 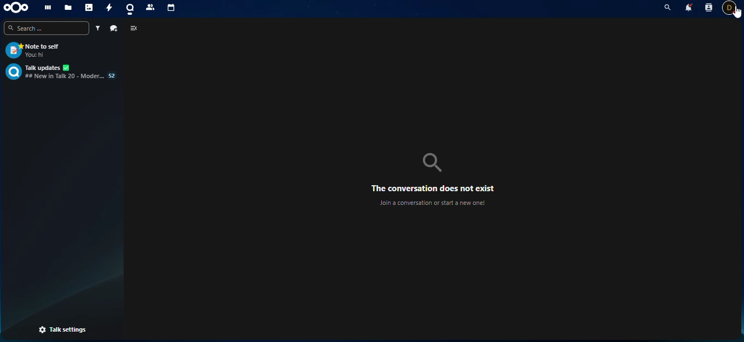 What do you see at coordinates (709, 8) in the screenshot?
I see `contacts` at bounding box center [709, 8].